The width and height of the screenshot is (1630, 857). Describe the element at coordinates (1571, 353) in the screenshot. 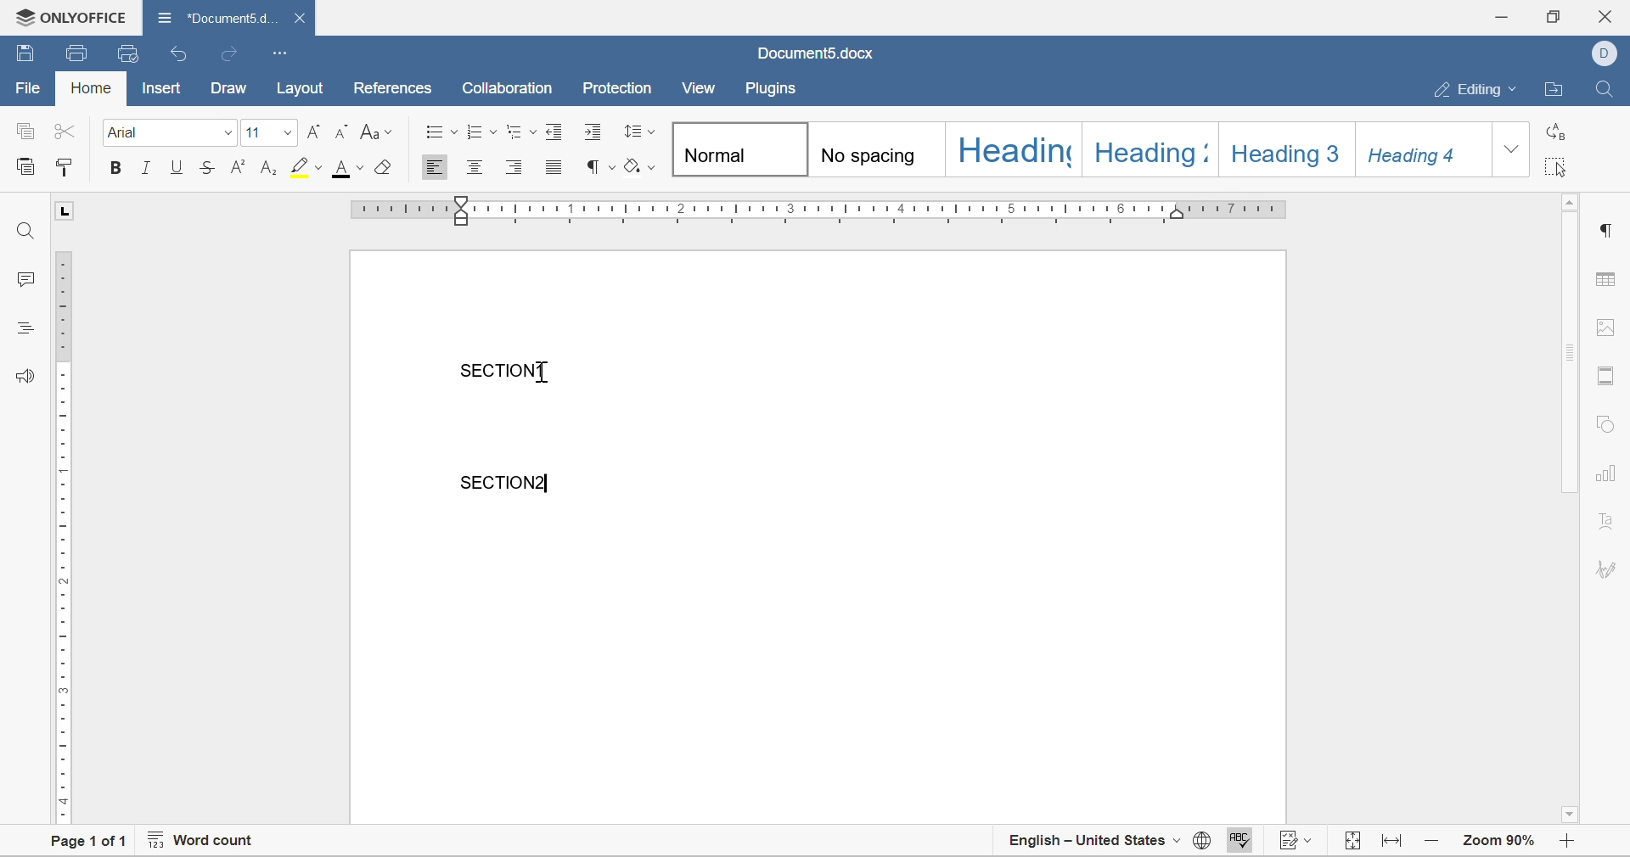

I see `scroll bar` at that location.